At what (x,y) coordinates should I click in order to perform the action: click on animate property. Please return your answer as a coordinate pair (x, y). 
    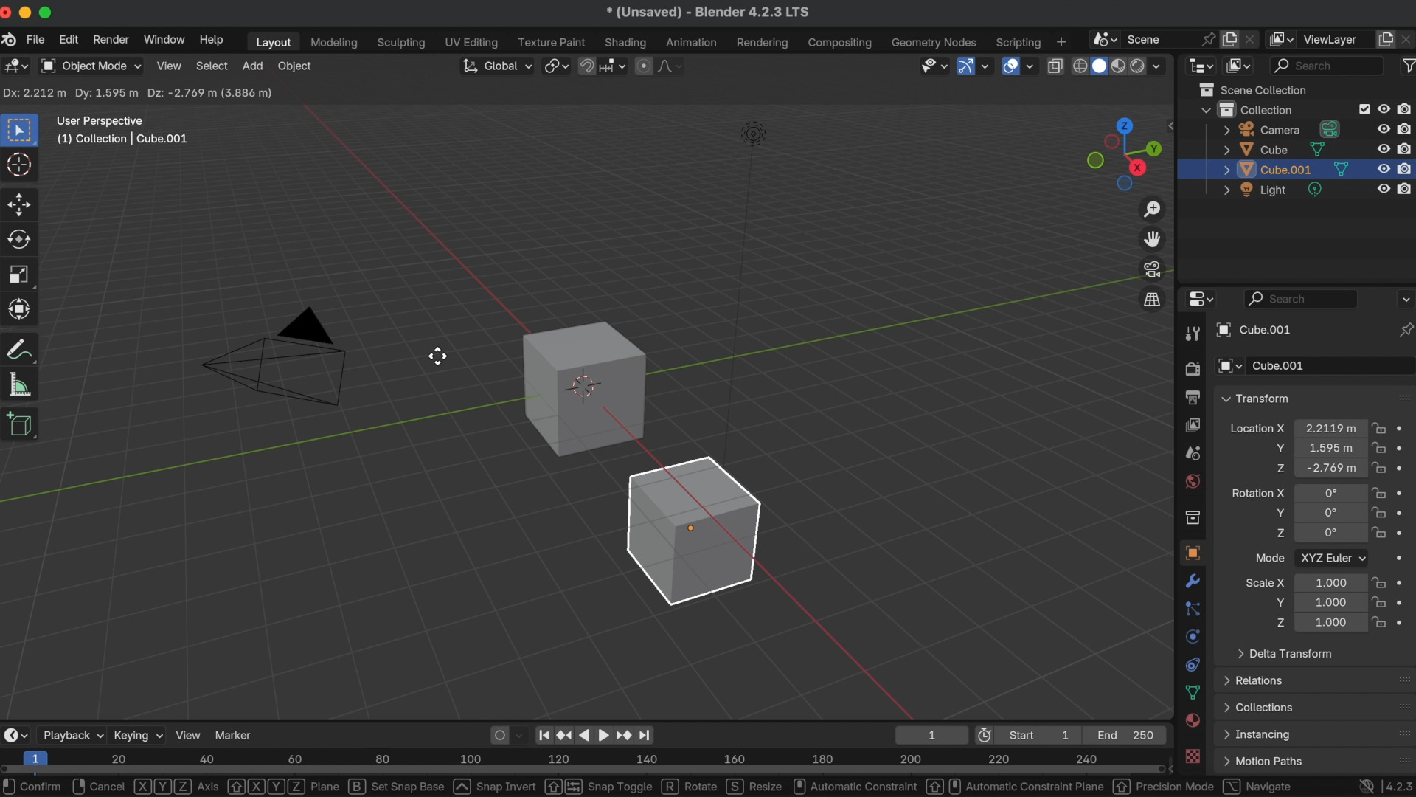
    Looking at the image, I should click on (1403, 429).